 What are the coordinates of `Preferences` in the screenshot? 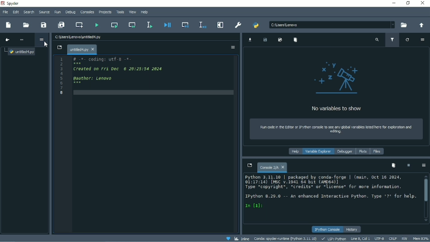 It's located at (238, 25).